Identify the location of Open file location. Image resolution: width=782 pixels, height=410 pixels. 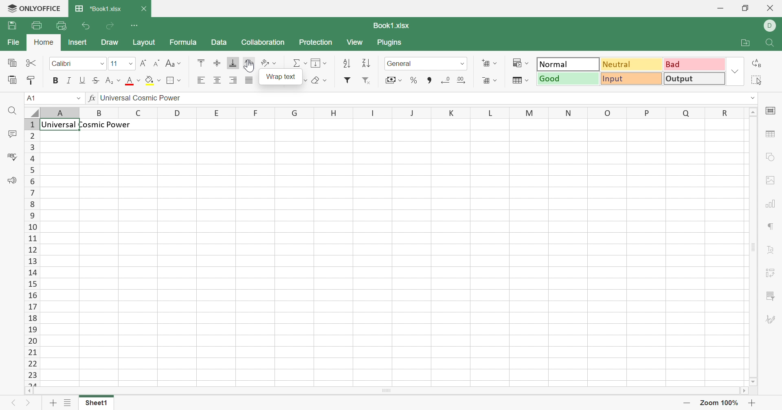
(746, 42).